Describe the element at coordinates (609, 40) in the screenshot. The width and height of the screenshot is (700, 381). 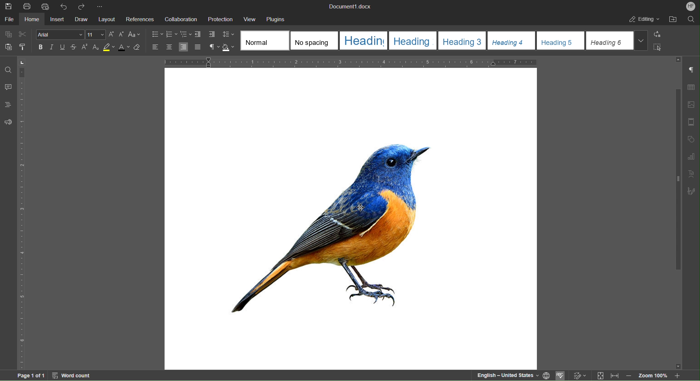
I see `Heading 6` at that location.